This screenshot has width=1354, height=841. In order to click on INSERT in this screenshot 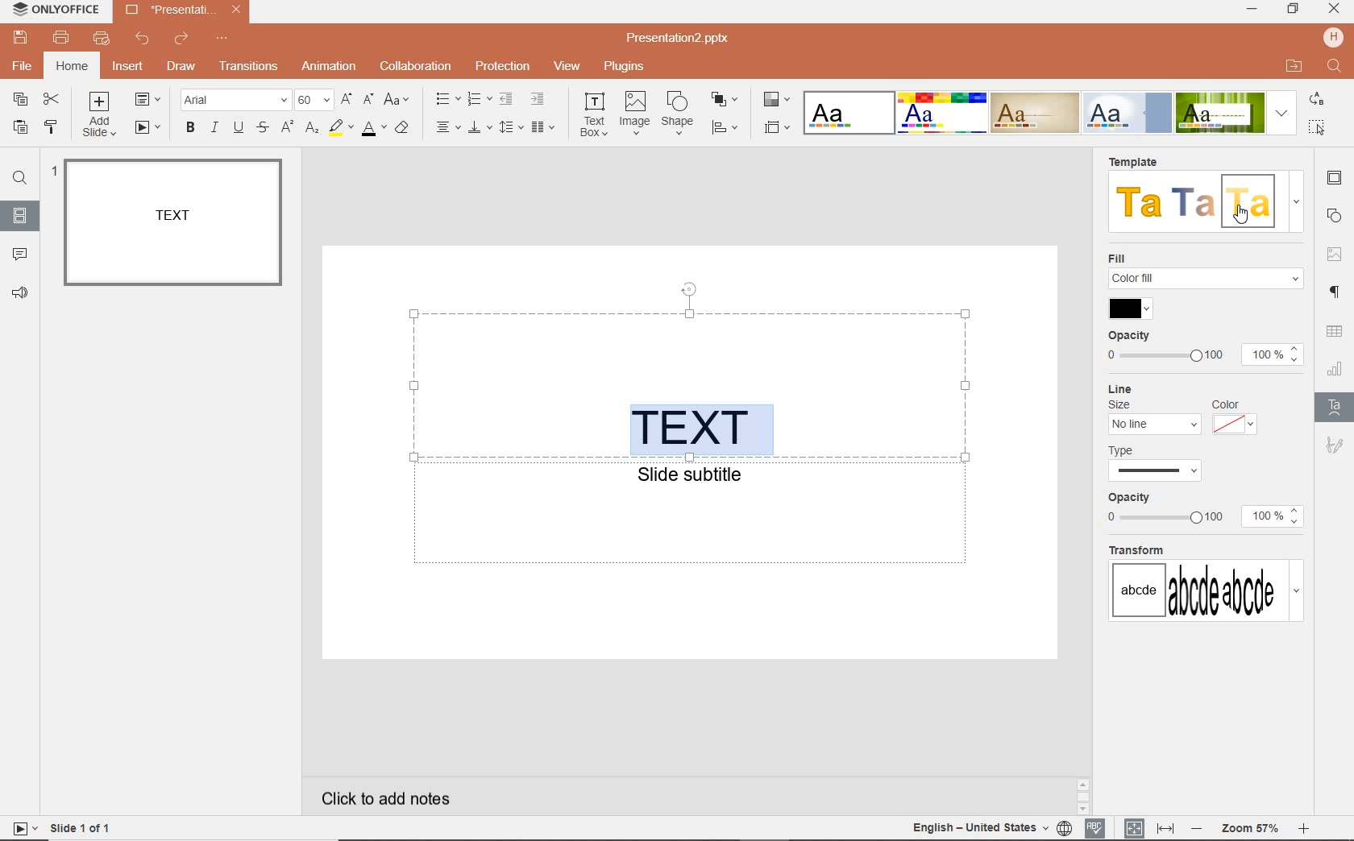, I will do `click(127, 69)`.